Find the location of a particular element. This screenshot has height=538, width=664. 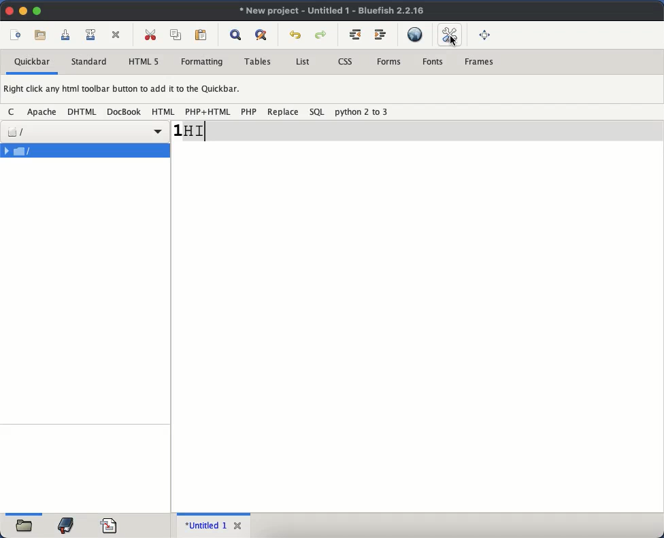

redo is located at coordinates (322, 35).